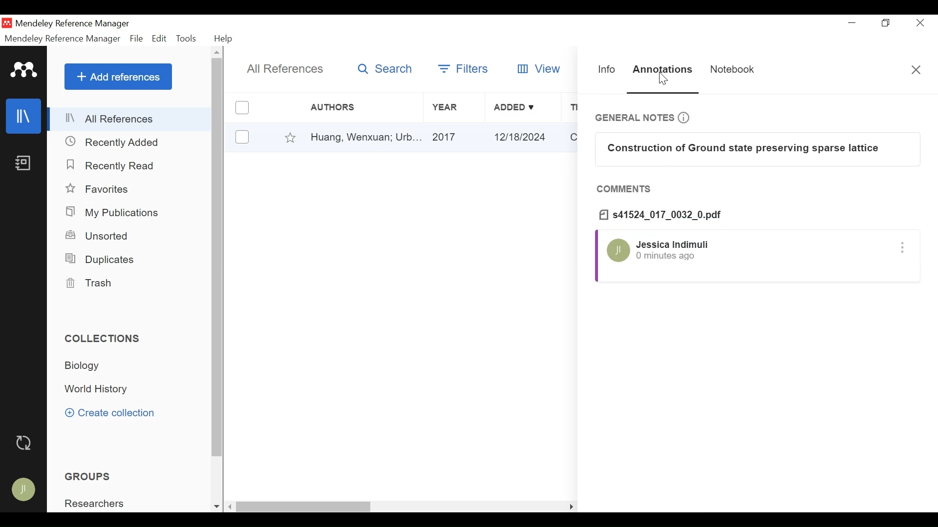 Image resolution: width=938 pixels, height=527 pixels. I want to click on 0 minutes ago, so click(667, 256).